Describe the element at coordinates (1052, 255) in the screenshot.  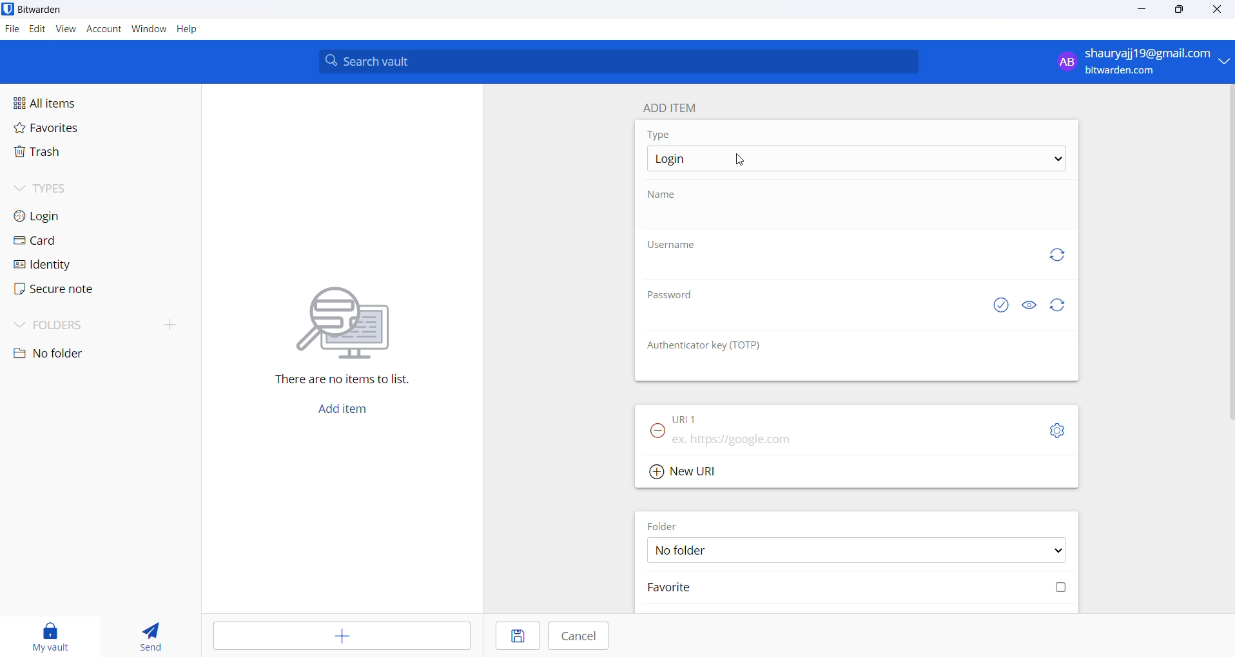
I see `refresh` at that location.